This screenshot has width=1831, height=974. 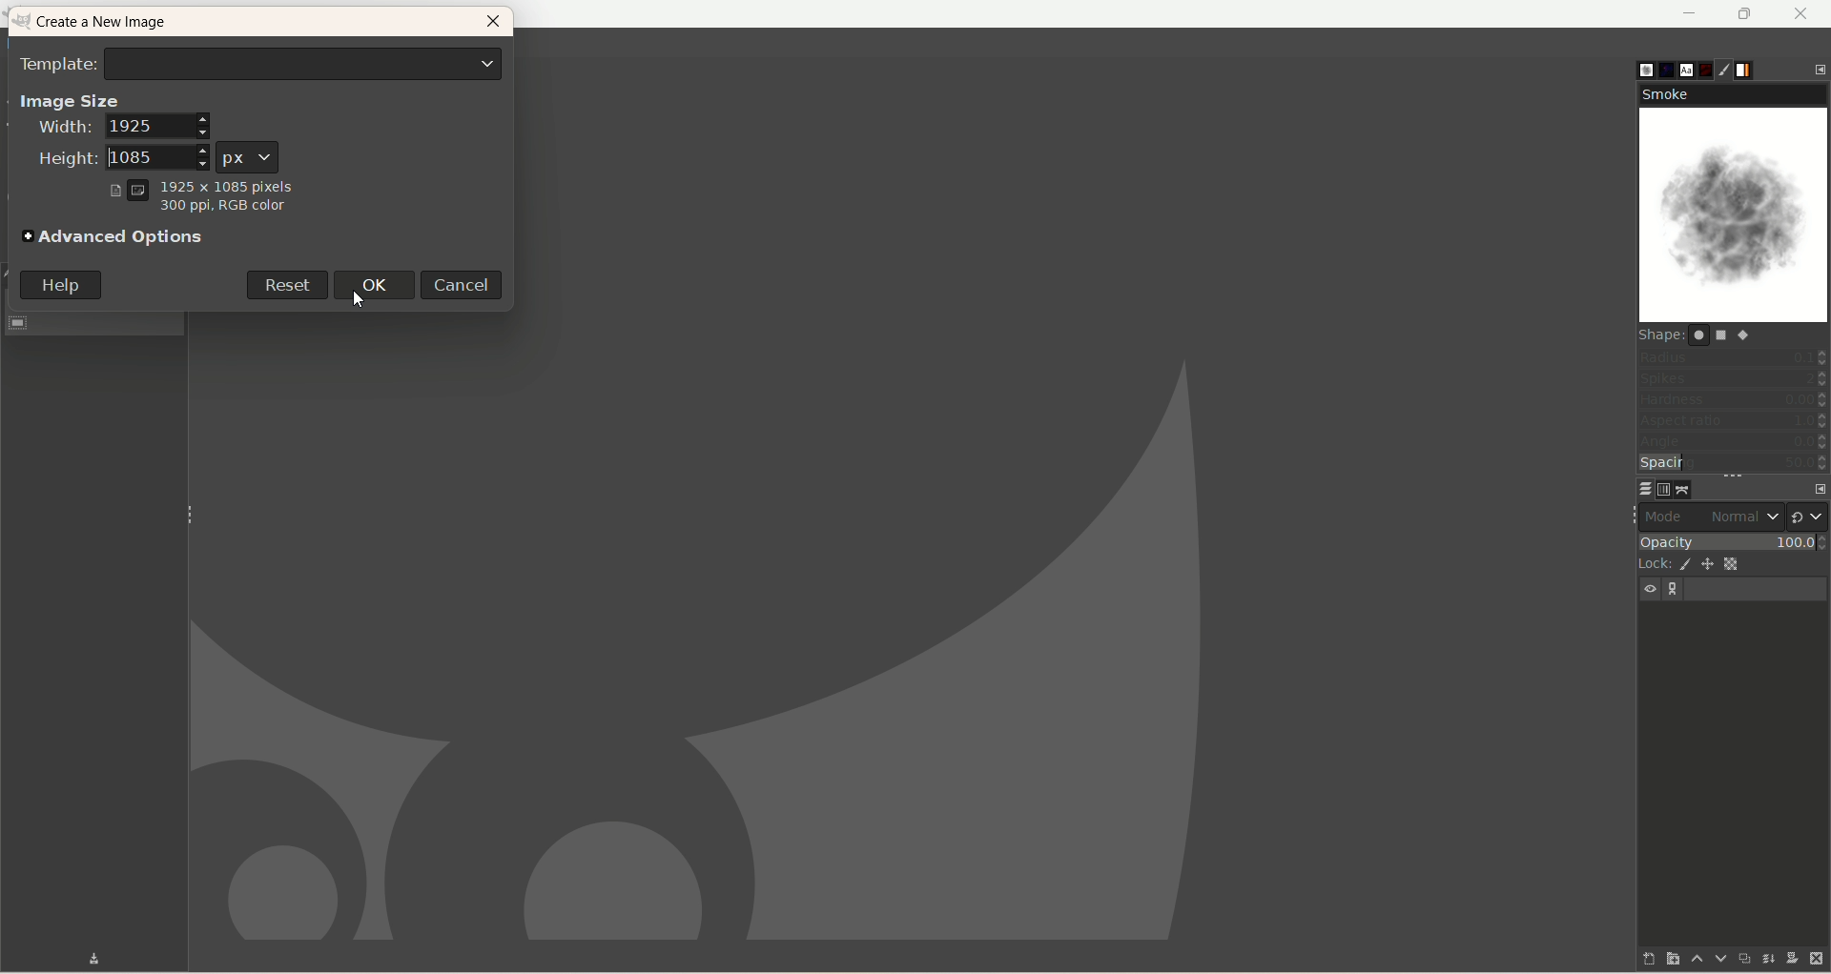 I want to click on raise this layer one step, so click(x=1688, y=962).